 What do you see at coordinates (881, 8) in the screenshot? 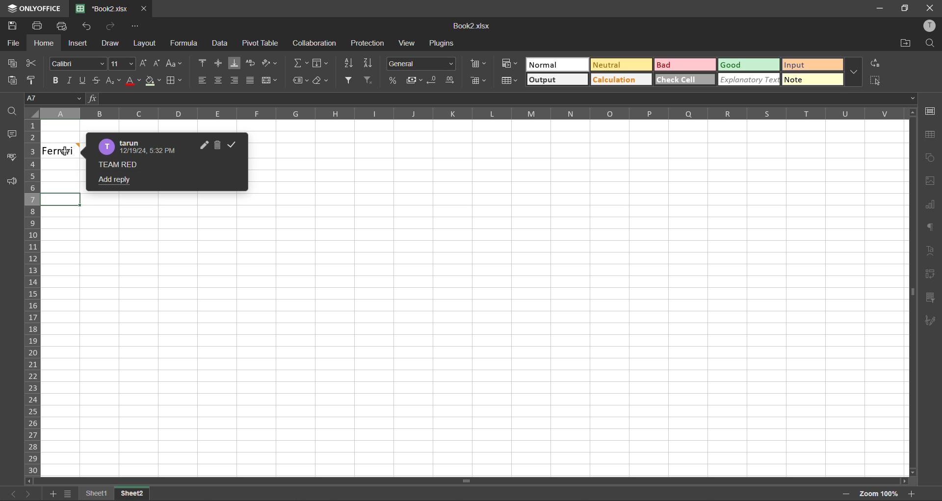
I see `minimize` at bounding box center [881, 8].